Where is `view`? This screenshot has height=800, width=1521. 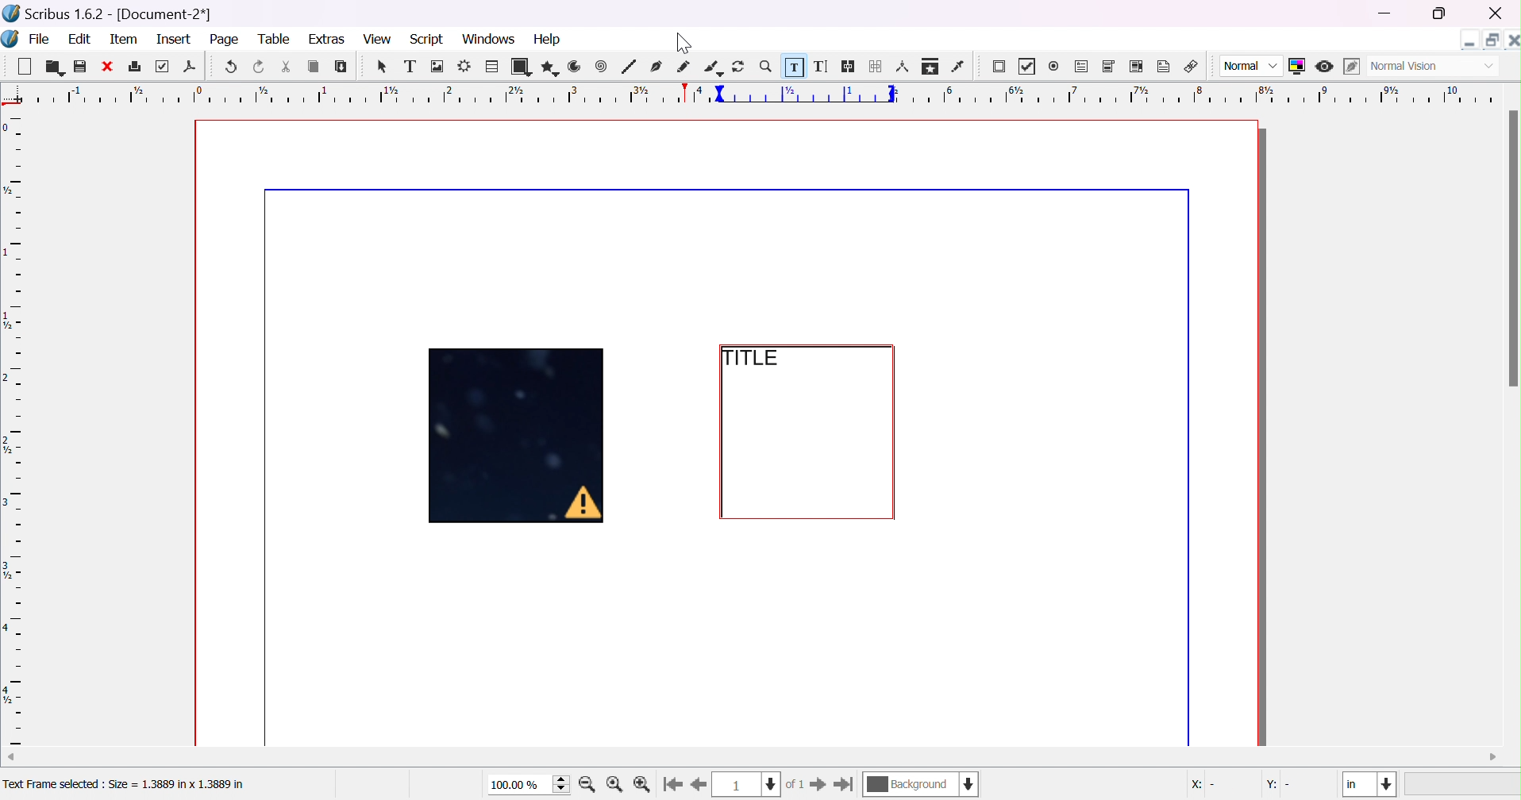
view is located at coordinates (375, 38).